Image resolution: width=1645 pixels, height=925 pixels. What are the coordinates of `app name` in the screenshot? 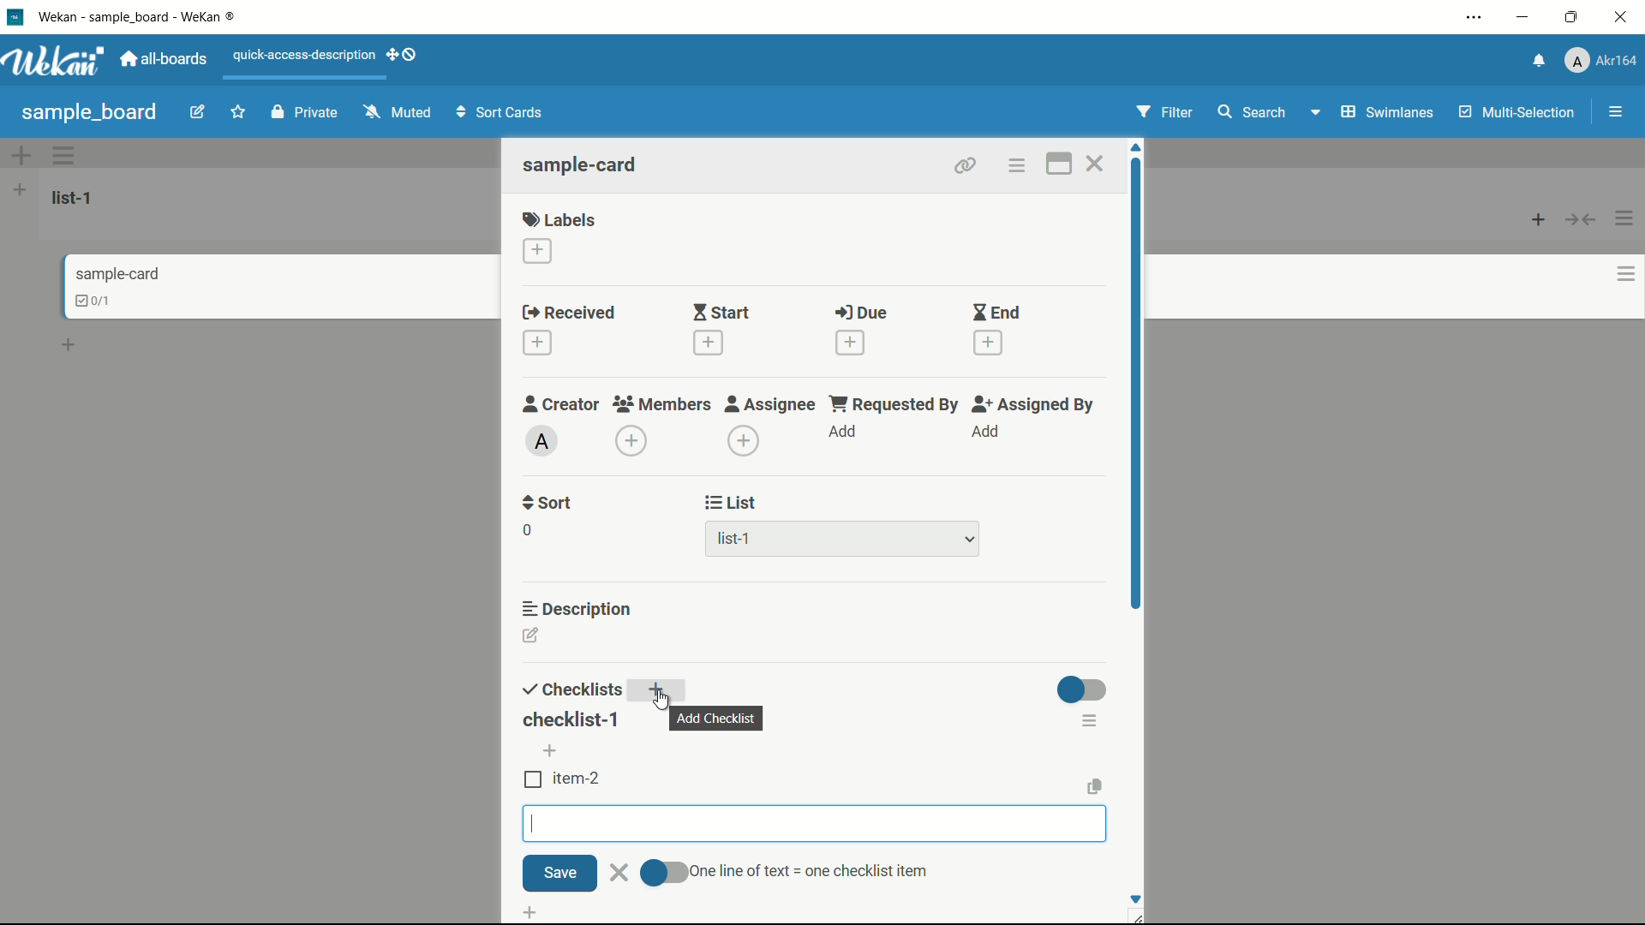 It's located at (140, 16).